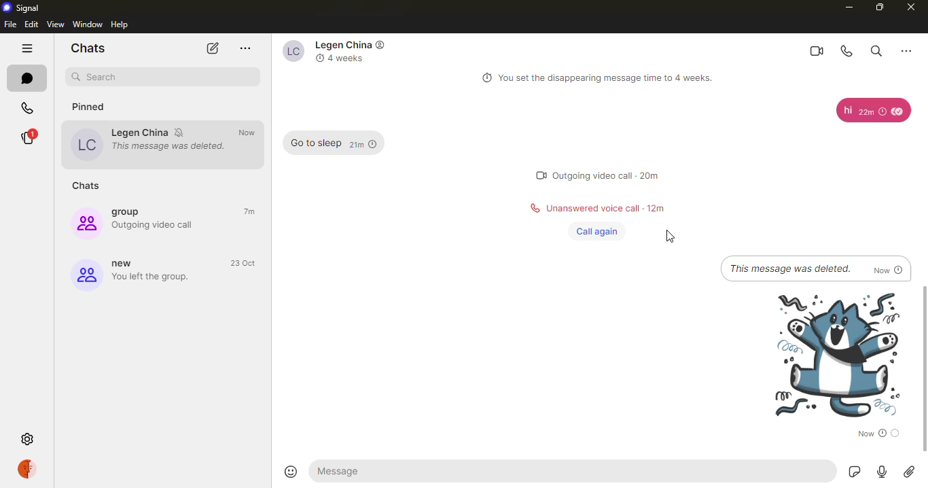  Describe the element at coordinates (378, 143) in the screenshot. I see `time logo` at that location.